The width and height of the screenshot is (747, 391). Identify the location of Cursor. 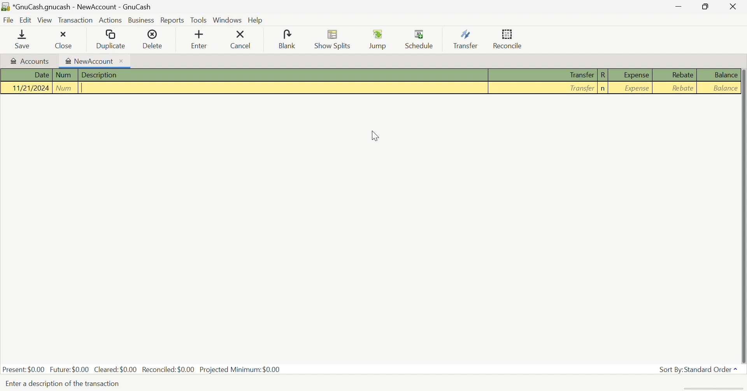
(374, 136).